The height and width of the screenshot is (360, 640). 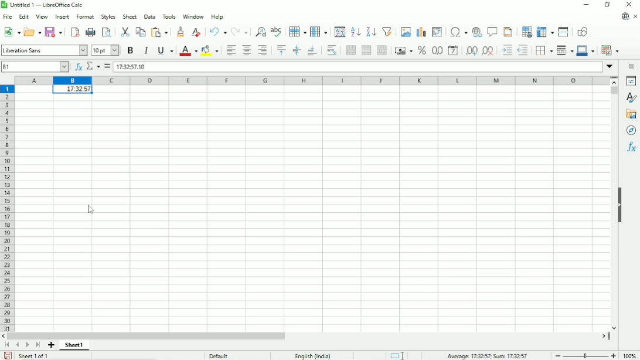 What do you see at coordinates (313, 50) in the screenshot?
I see `Align bottom` at bounding box center [313, 50].